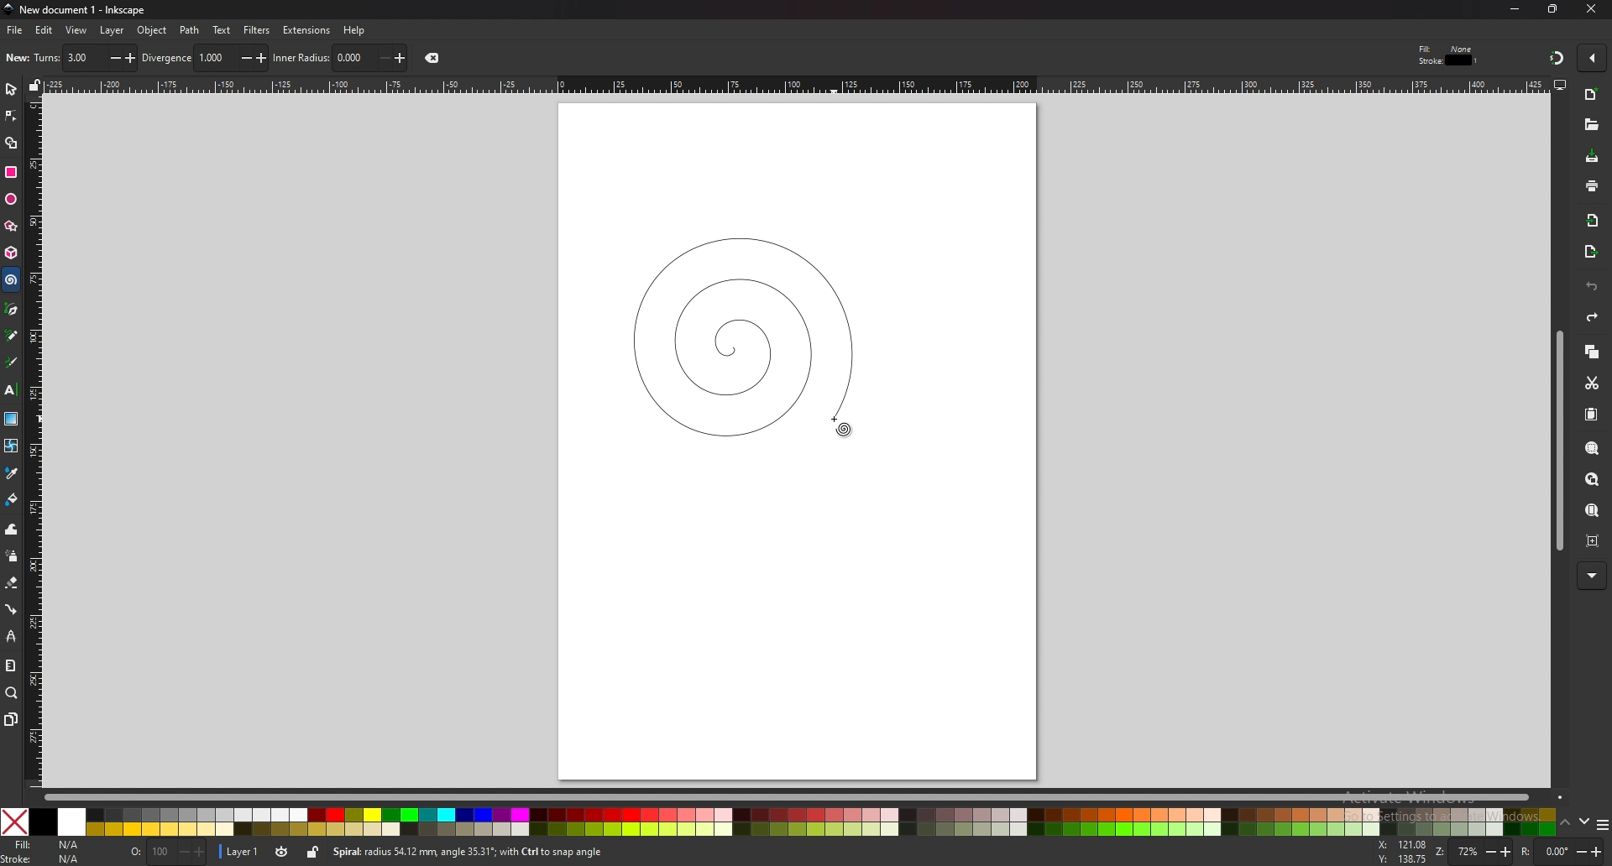 Image resolution: width=1612 pixels, height=866 pixels. Describe the element at coordinates (76, 10) in the screenshot. I see `New document 1 - Inkscape` at that location.